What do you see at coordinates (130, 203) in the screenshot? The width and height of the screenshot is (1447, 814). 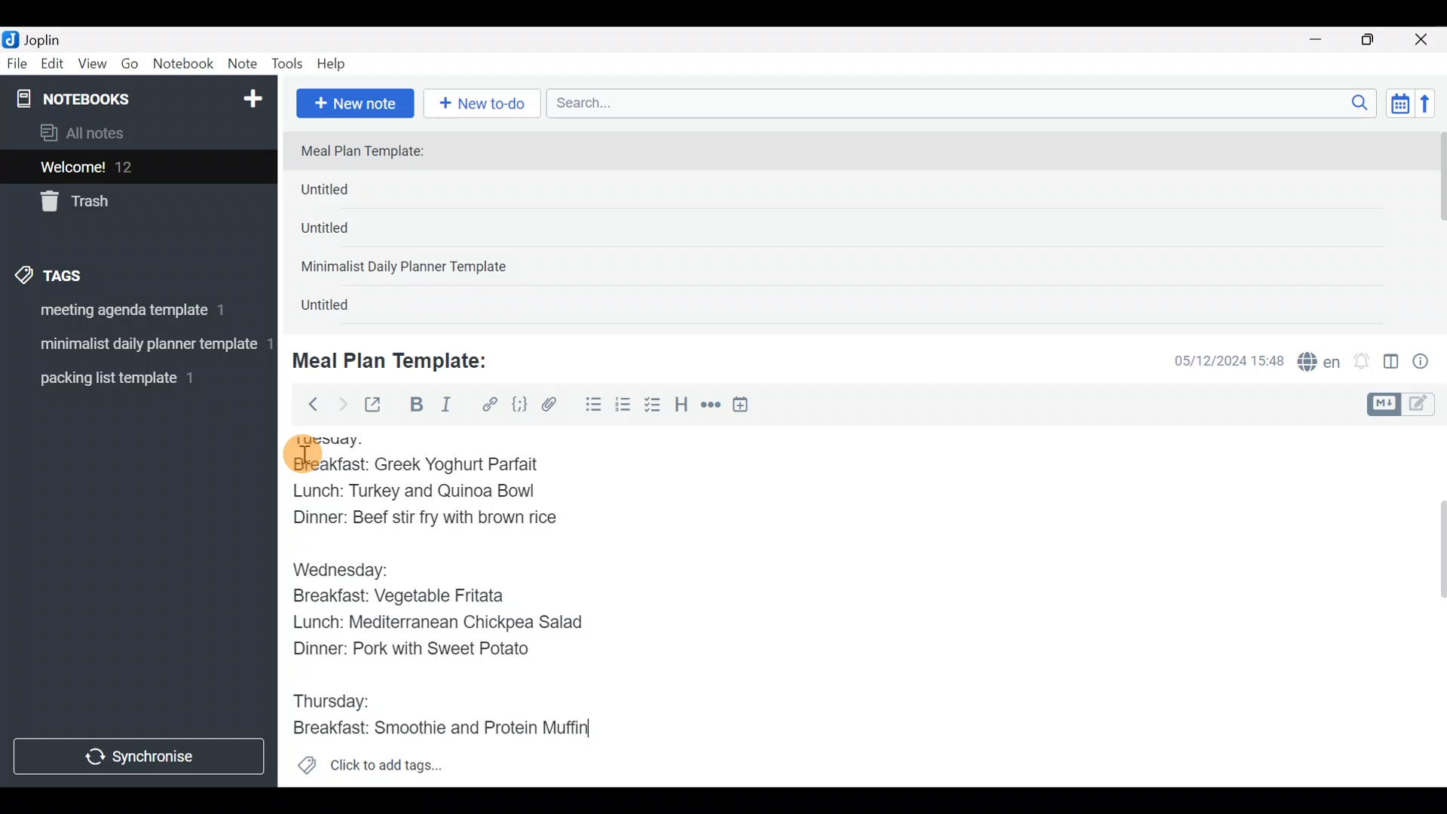 I see `Trash` at bounding box center [130, 203].